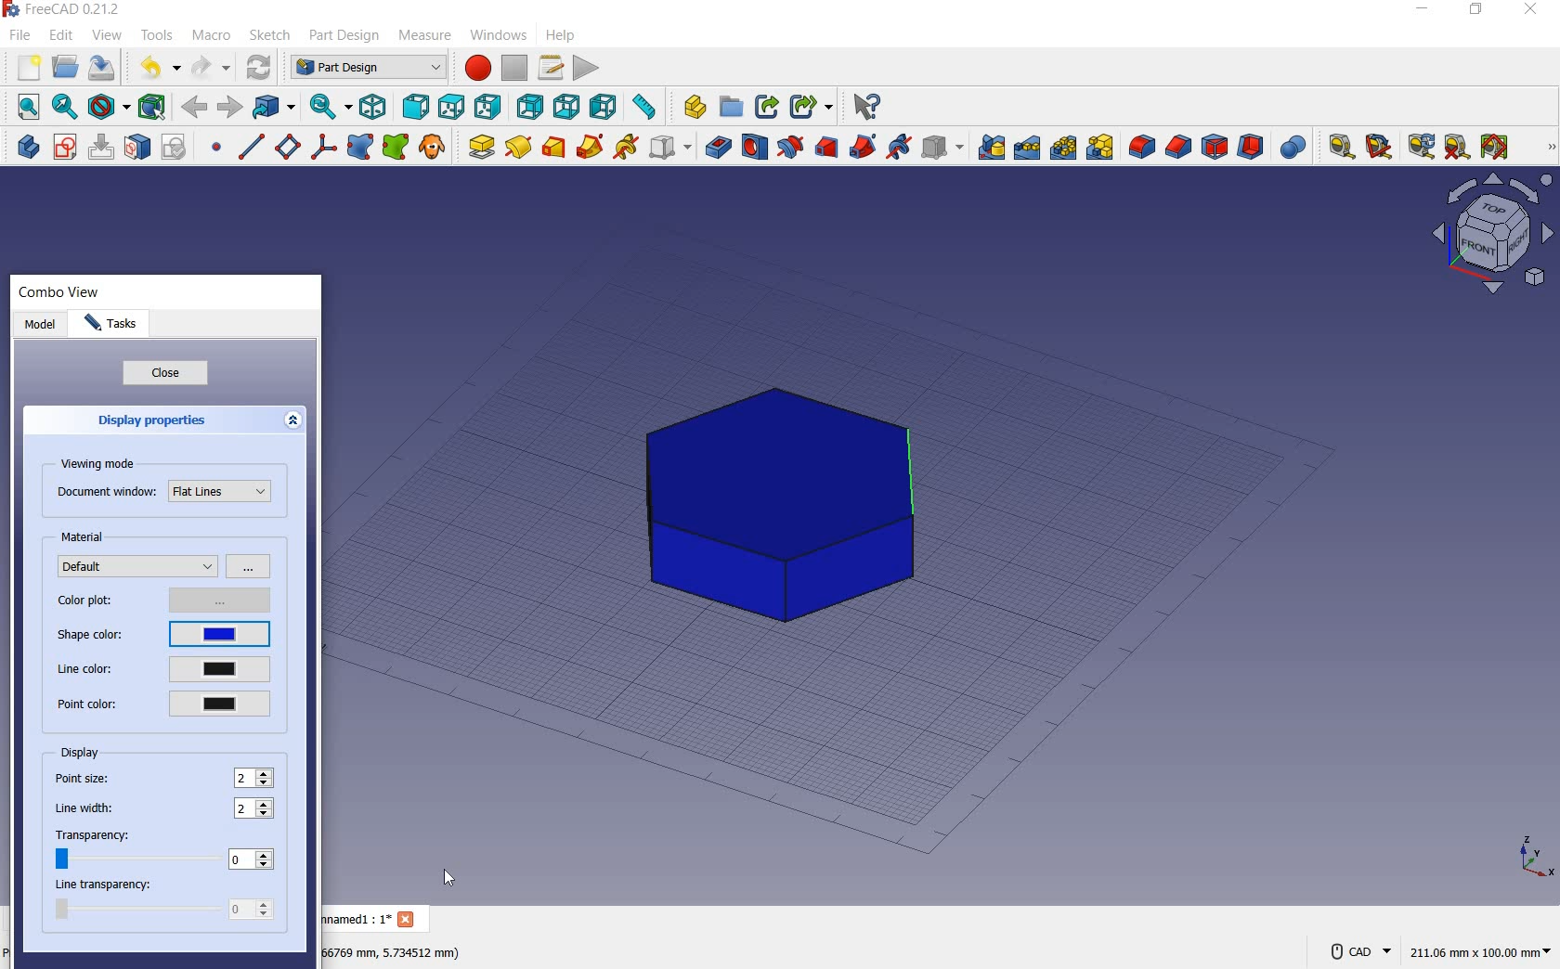 The width and height of the screenshot is (1560, 969). I want to click on make sub-link, so click(809, 108).